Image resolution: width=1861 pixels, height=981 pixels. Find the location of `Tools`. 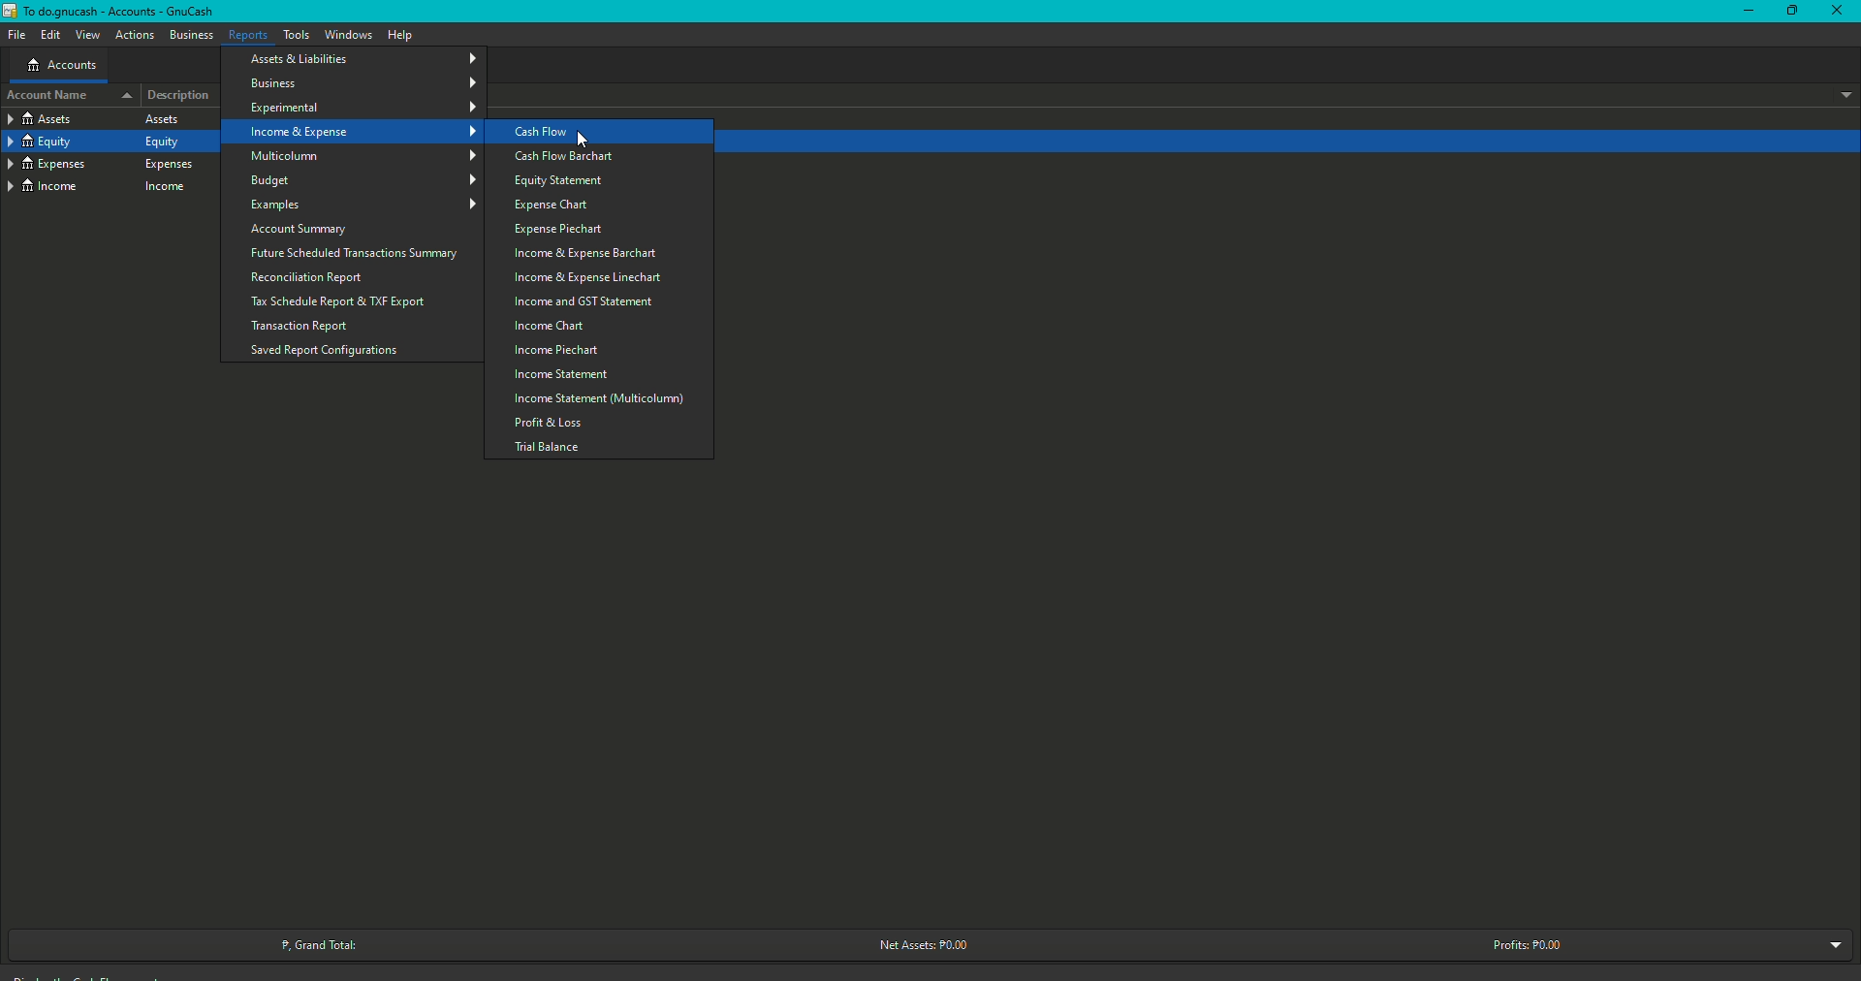

Tools is located at coordinates (299, 33).